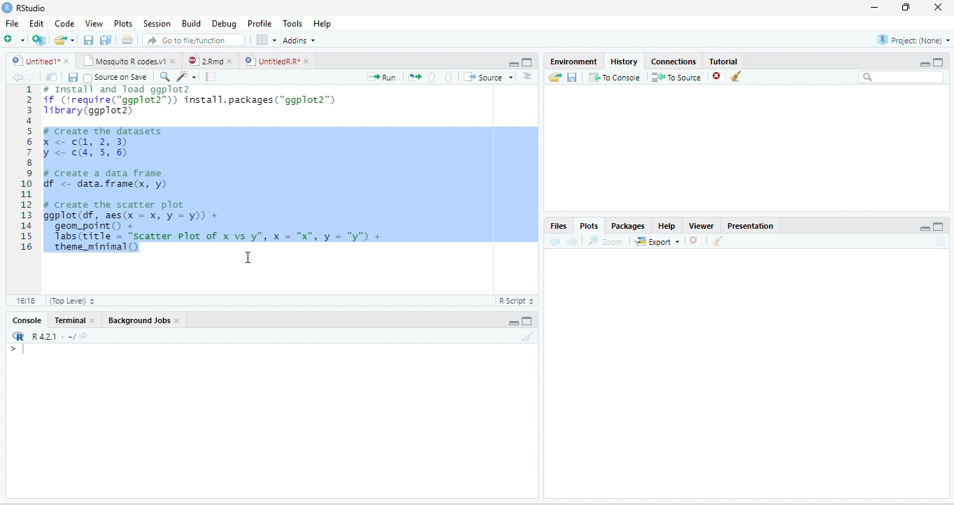 The width and height of the screenshot is (954, 505). What do you see at coordinates (306, 61) in the screenshot?
I see `close` at bounding box center [306, 61].